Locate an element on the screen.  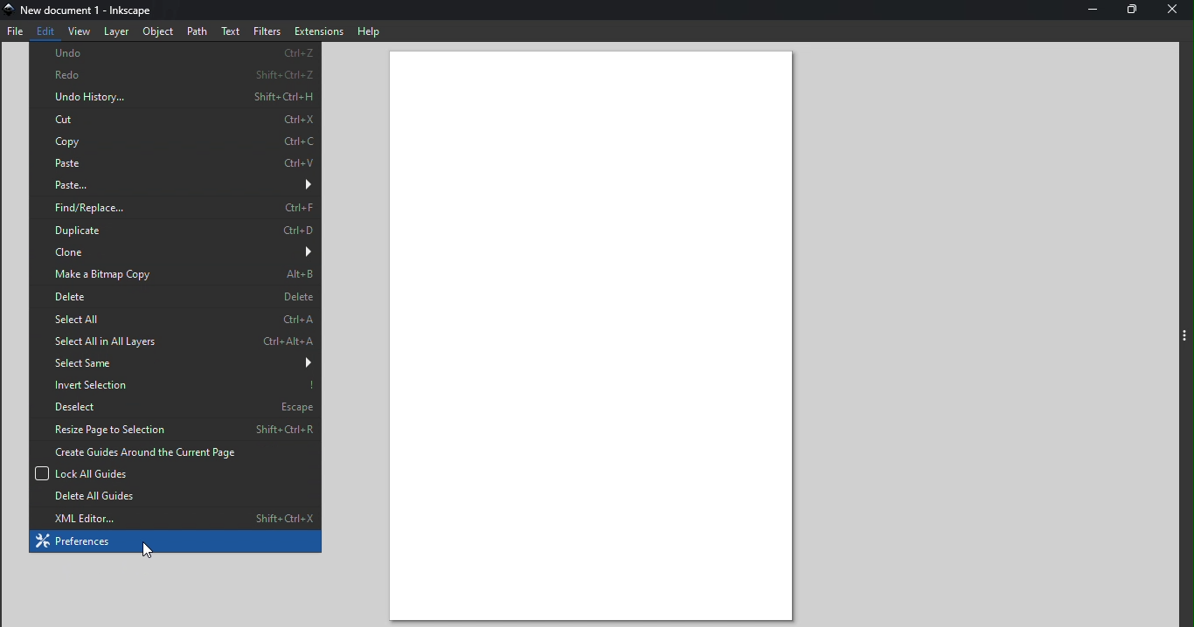
Filters is located at coordinates (267, 31).